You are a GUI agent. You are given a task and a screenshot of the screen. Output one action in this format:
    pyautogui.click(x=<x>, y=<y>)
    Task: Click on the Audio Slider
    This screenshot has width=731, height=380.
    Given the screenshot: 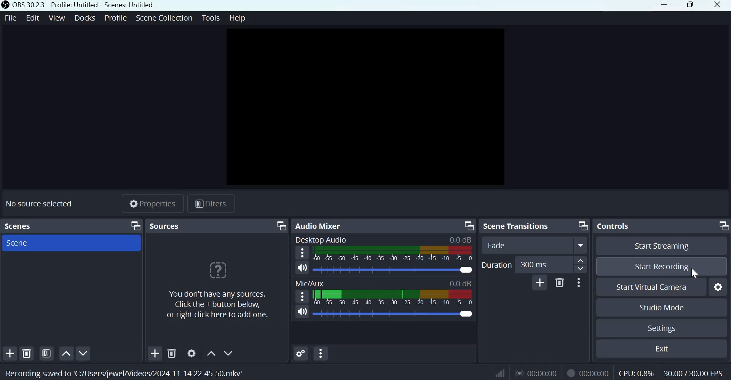 What is the action you would take?
    pyautogui.click(x=466, y=270)
    